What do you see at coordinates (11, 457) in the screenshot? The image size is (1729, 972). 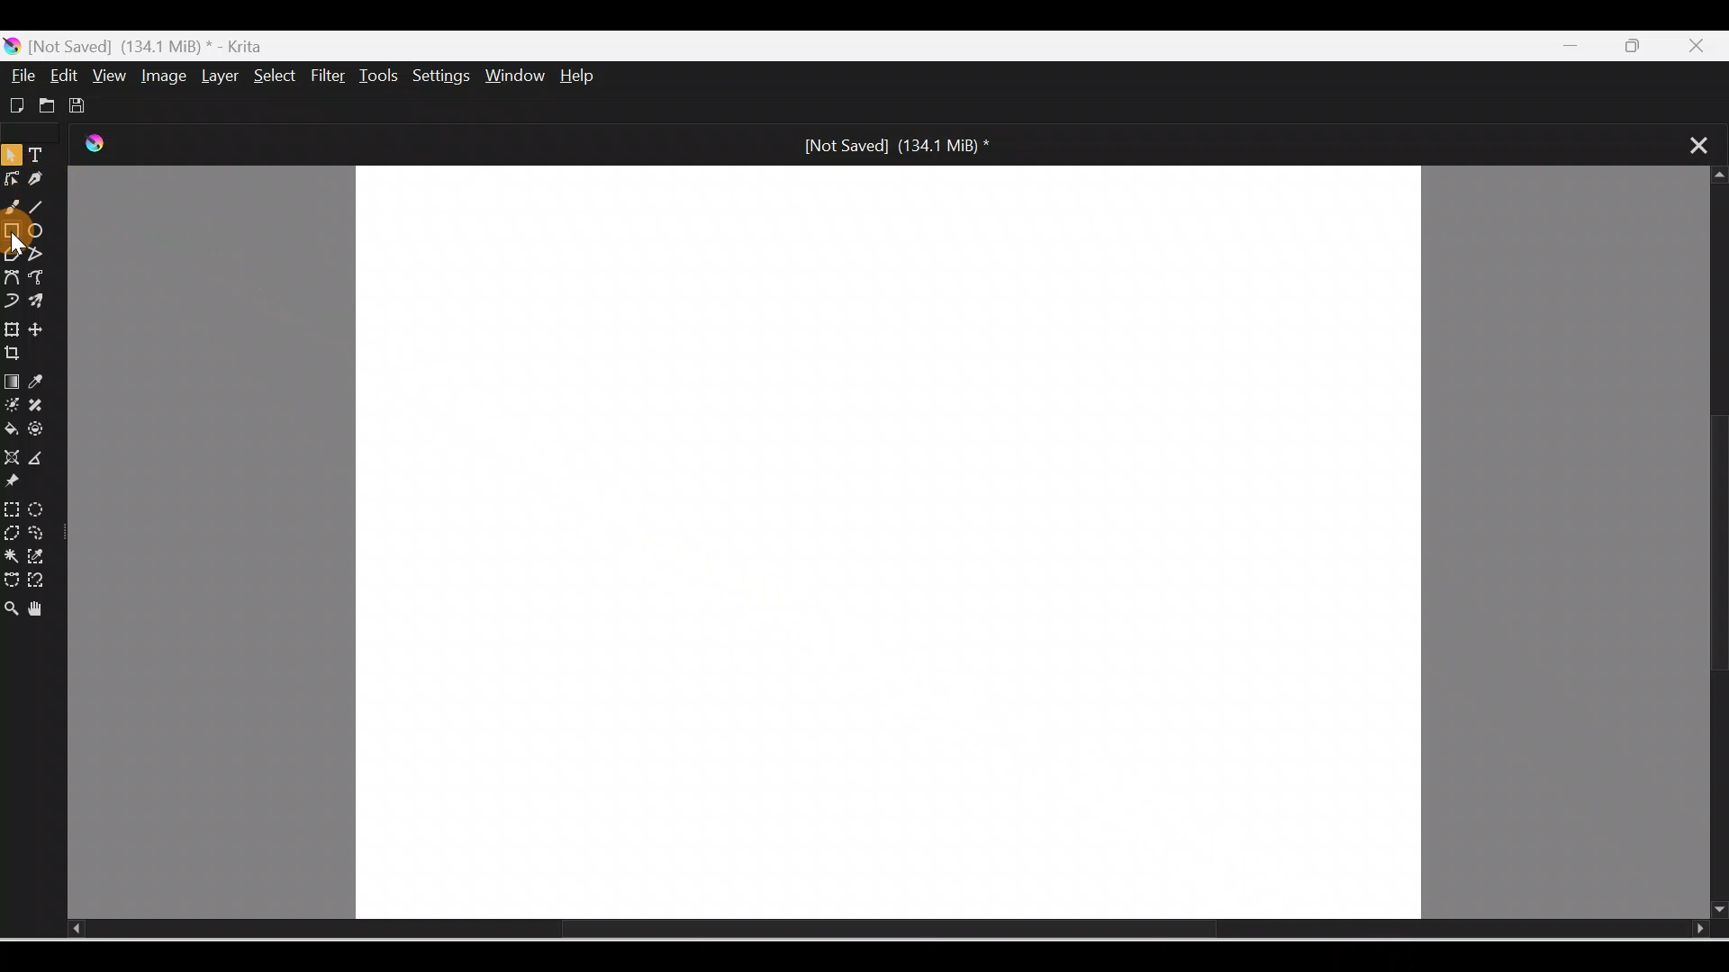 I see `Assistant tool` at bounding box center [11, 457].